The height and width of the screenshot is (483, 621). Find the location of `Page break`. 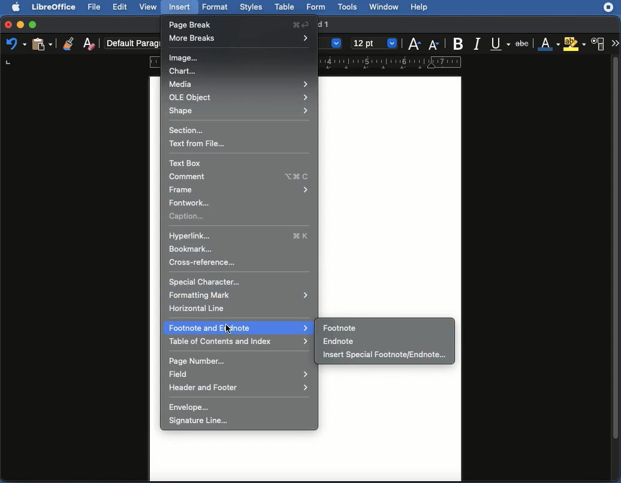

Page break is located at coordinates (240, 24).